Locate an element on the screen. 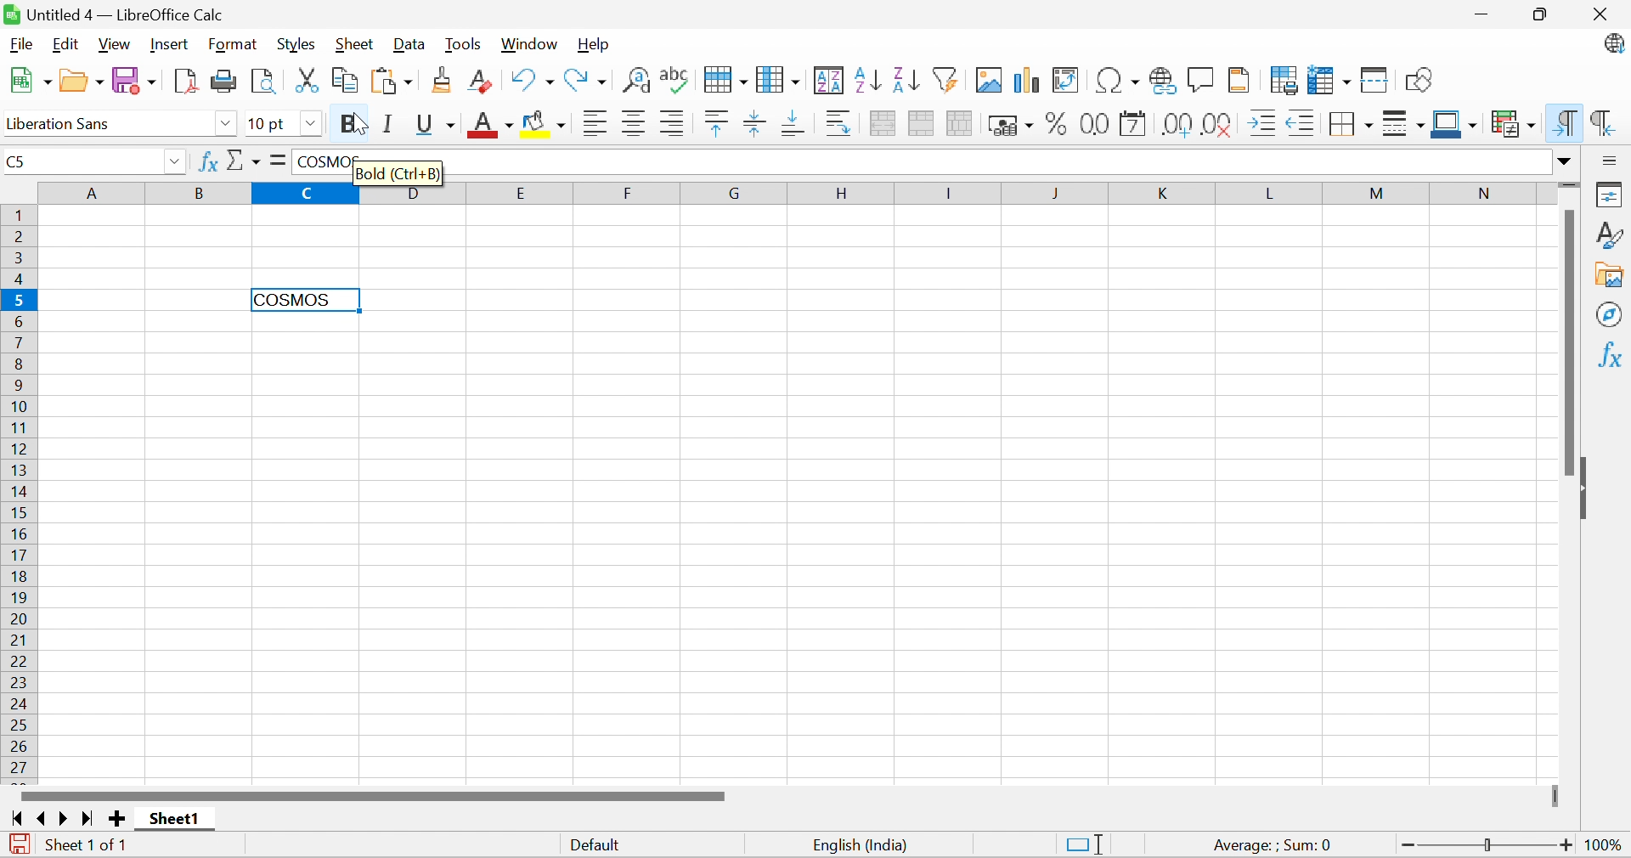 This screenshot has height=858, width=1631. Font Color is located at coordinates (490, 124).